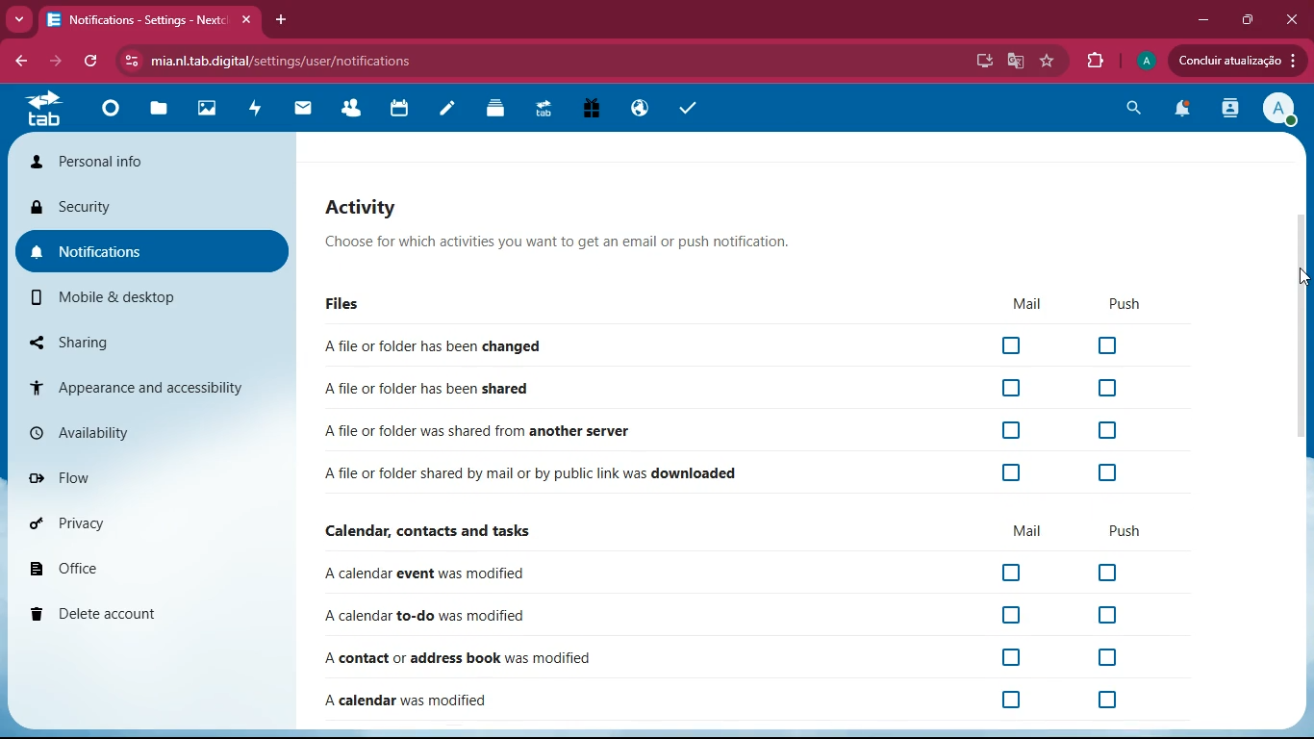 Image resolution: width=1314 pixels, height=739 pixels. What do you see at coordinates (1137, 108) in the screenshot?
I see `search` at bounding box center [1137, 108].